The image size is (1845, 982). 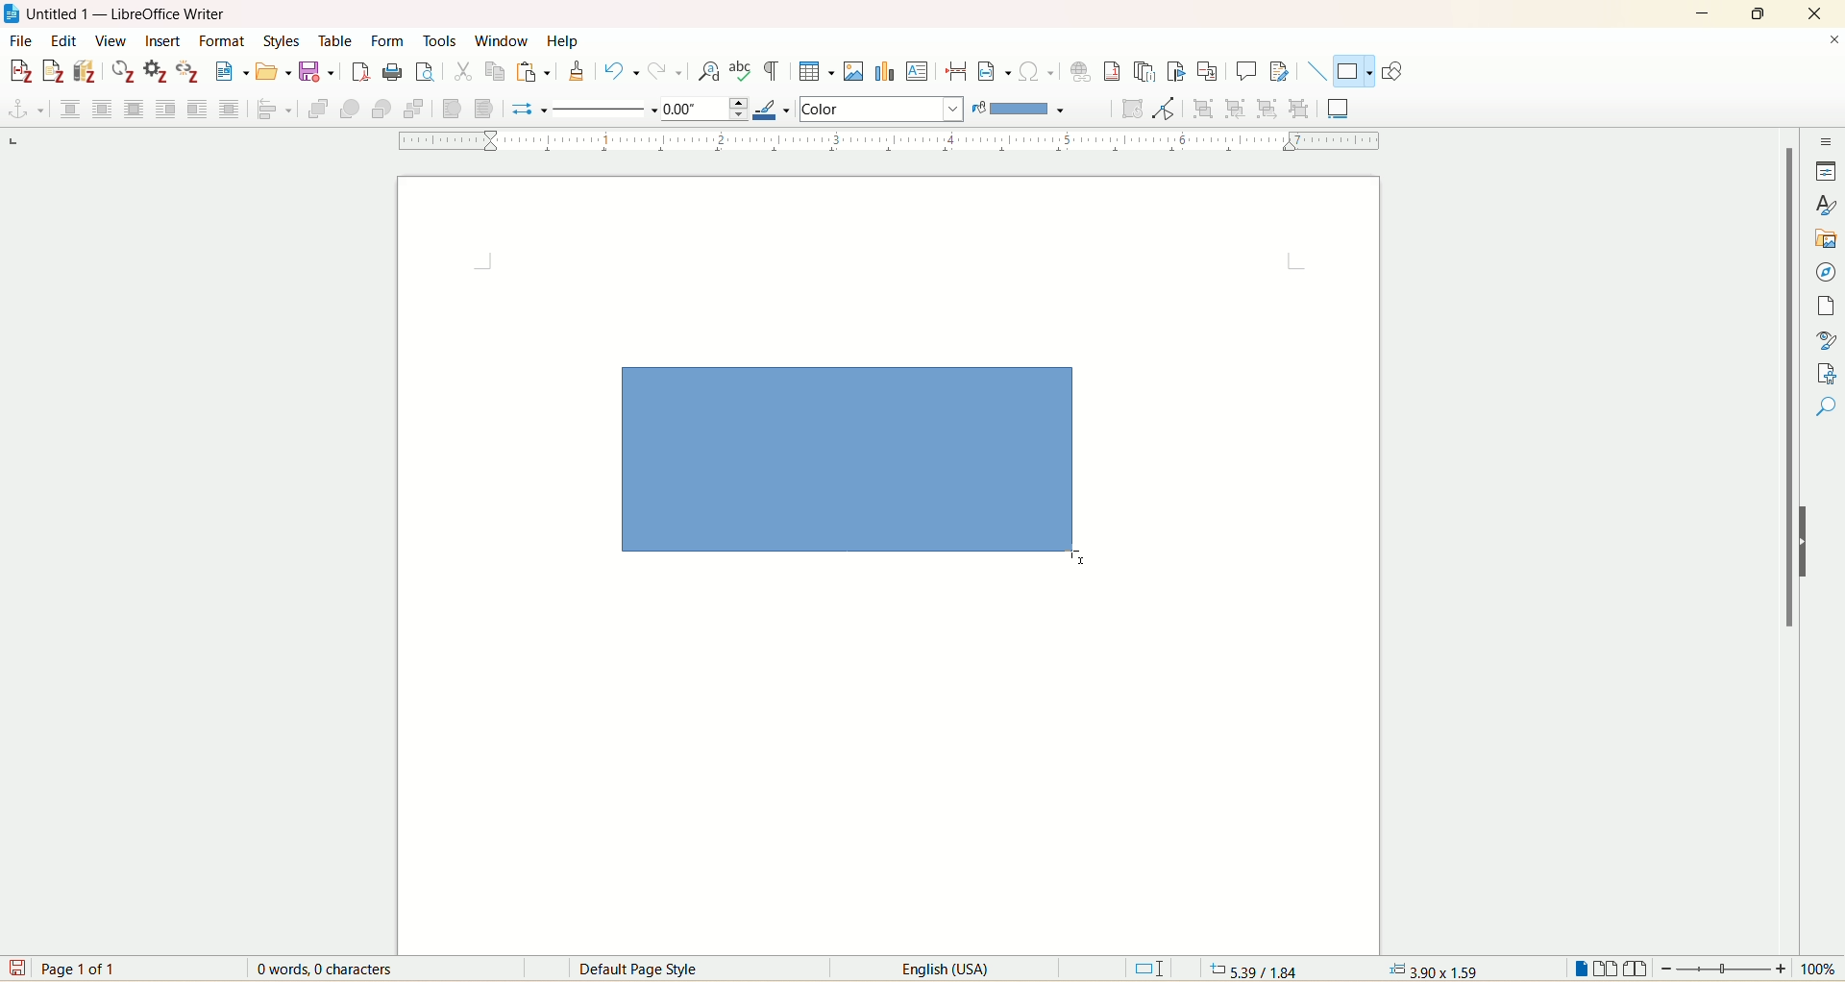 What do you see at coordinates (533, 72) in the screenshot?
I see `paste` at bounding box center [533, 72].